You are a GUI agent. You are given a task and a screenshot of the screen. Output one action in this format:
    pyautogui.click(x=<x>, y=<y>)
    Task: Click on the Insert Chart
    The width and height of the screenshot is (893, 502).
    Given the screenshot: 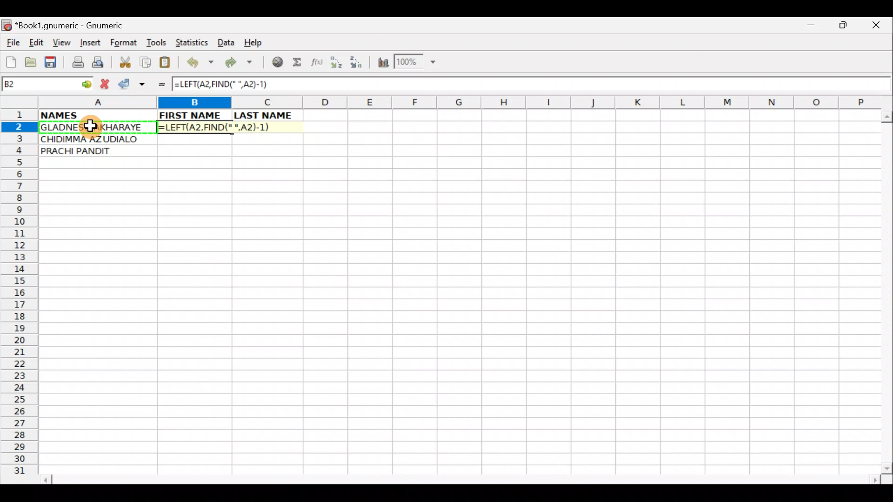 What is the action you would take?
    pyautogui.click(x=380, y=64)
    